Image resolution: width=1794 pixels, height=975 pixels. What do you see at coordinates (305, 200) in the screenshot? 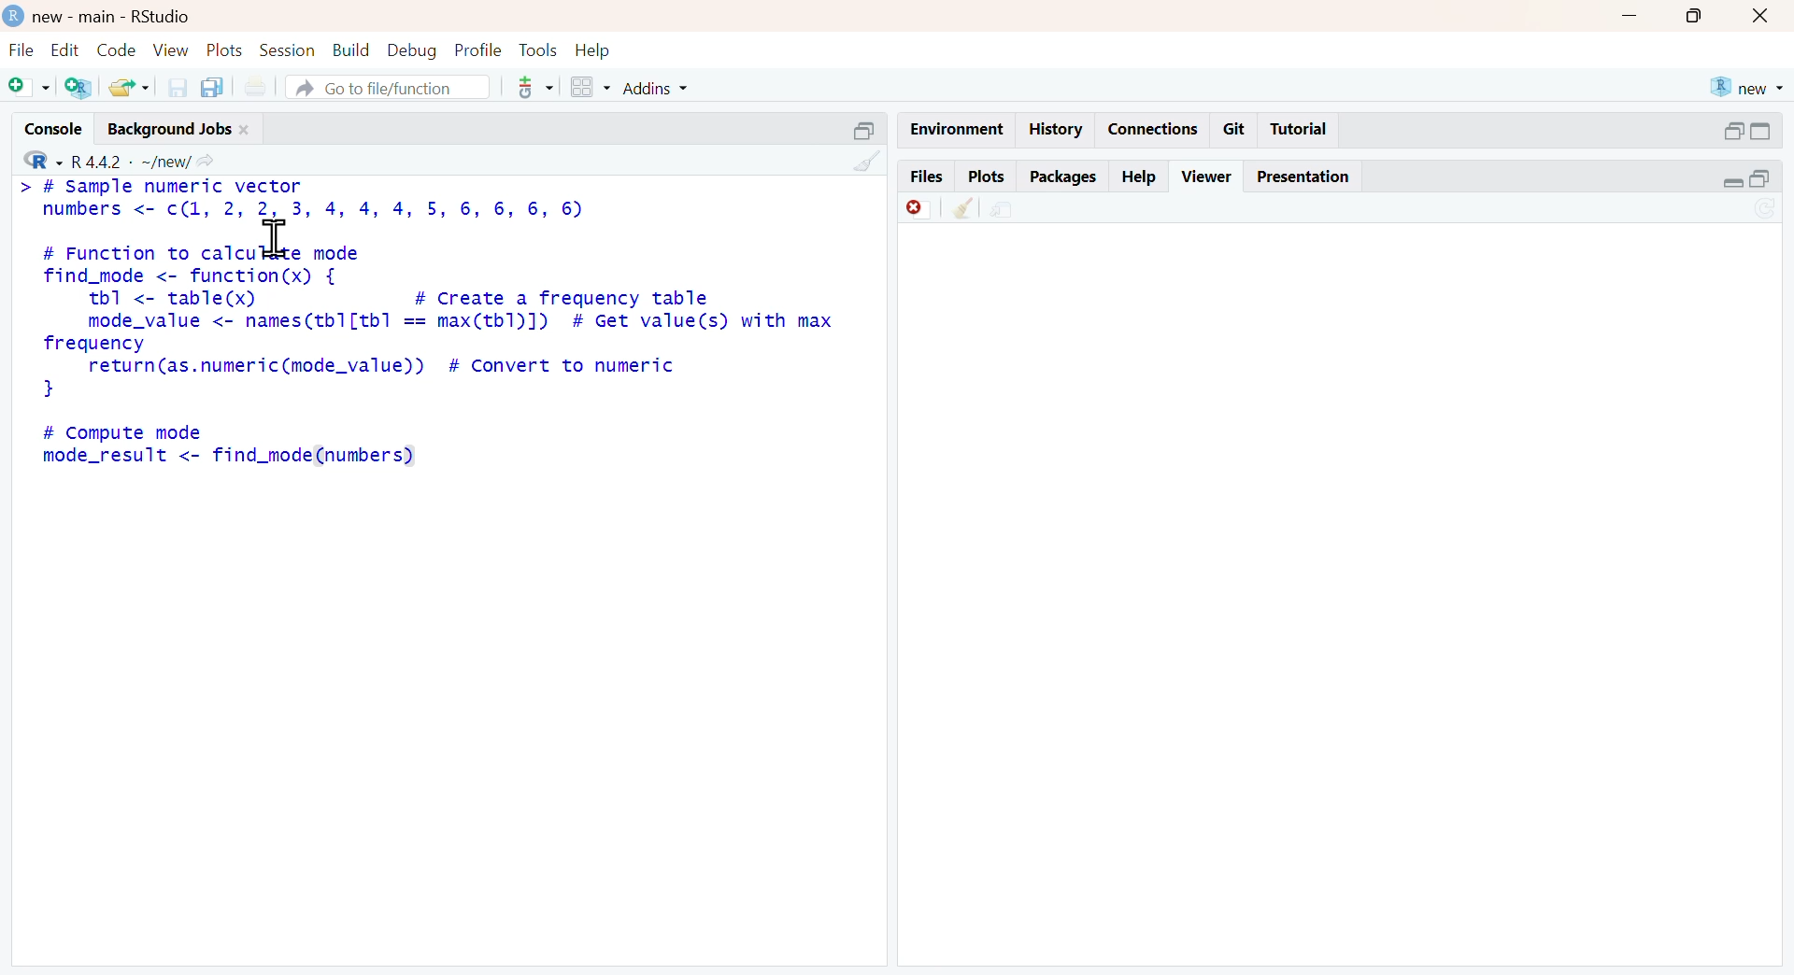
I see `> # Sample numeric vector
numbers <- c(l, 2, 2, 3, 4, 4, 4, 5, 6, 6, 6, 6)` at bounding box center [305, 200].